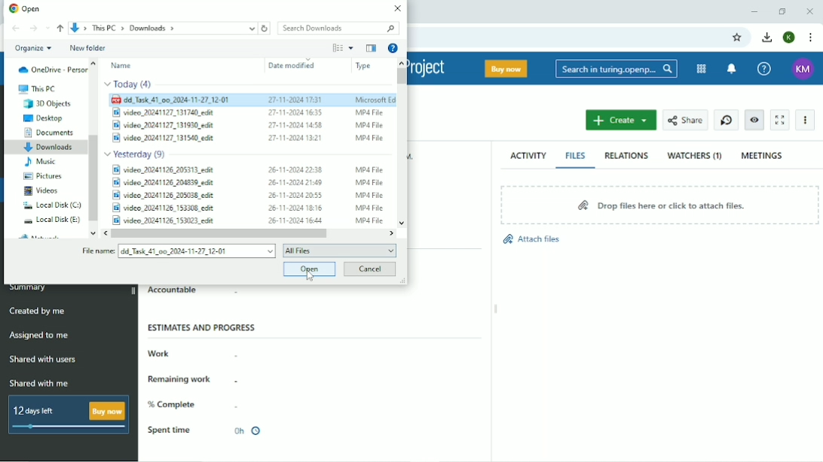  What do you see at coordinates (763, 156) in the screenshot?
I see `Meetings` at bounding box center [763, 156].